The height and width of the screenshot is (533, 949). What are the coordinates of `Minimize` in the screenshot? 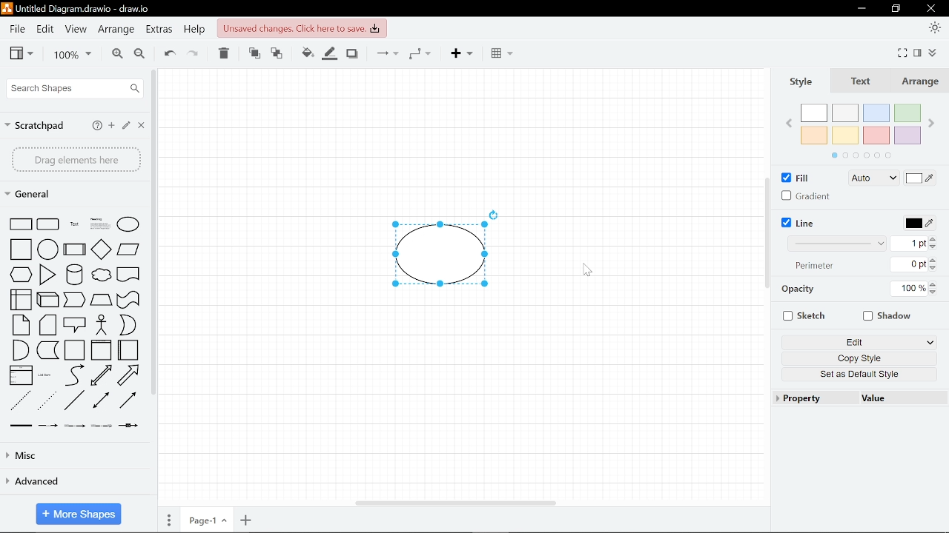 It's located at (861, 9).